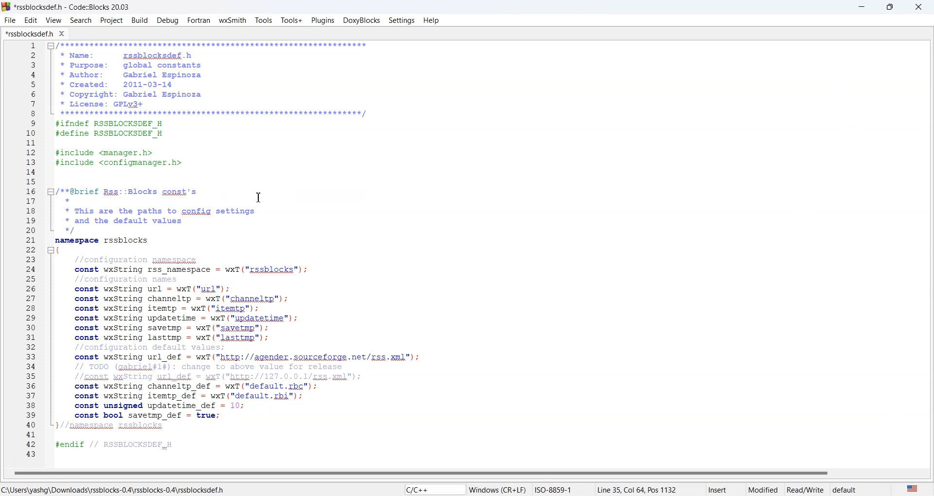 Image resolution: width=934 pixels, height=496 pixels. What do you see at coordinates (53, 250) in the screenshot?
I see `minimize` at bounding box center [53, 250].